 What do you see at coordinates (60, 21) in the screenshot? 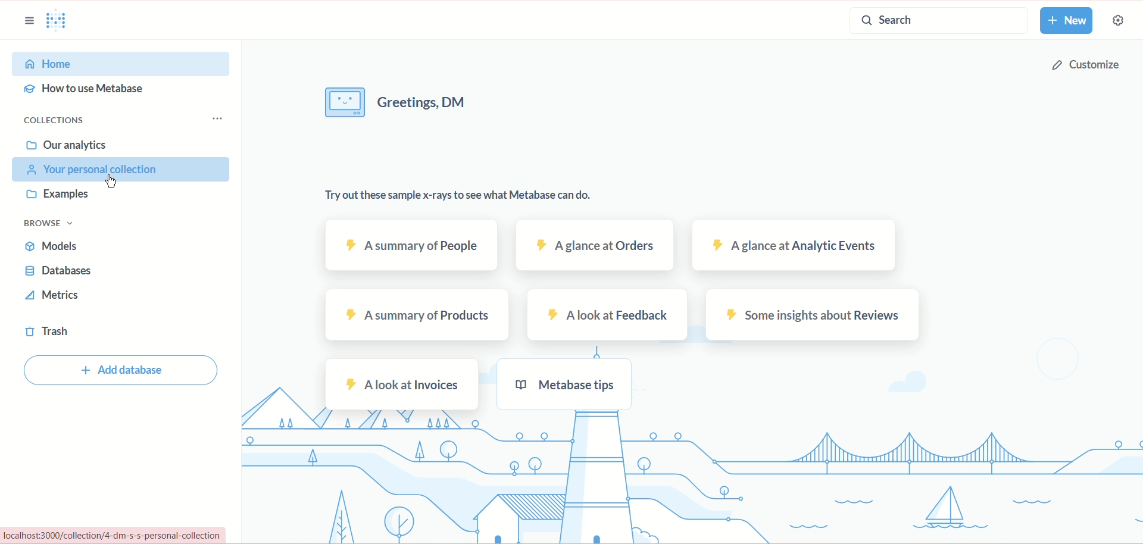
I see `logo` at bounding box center [60, 21].